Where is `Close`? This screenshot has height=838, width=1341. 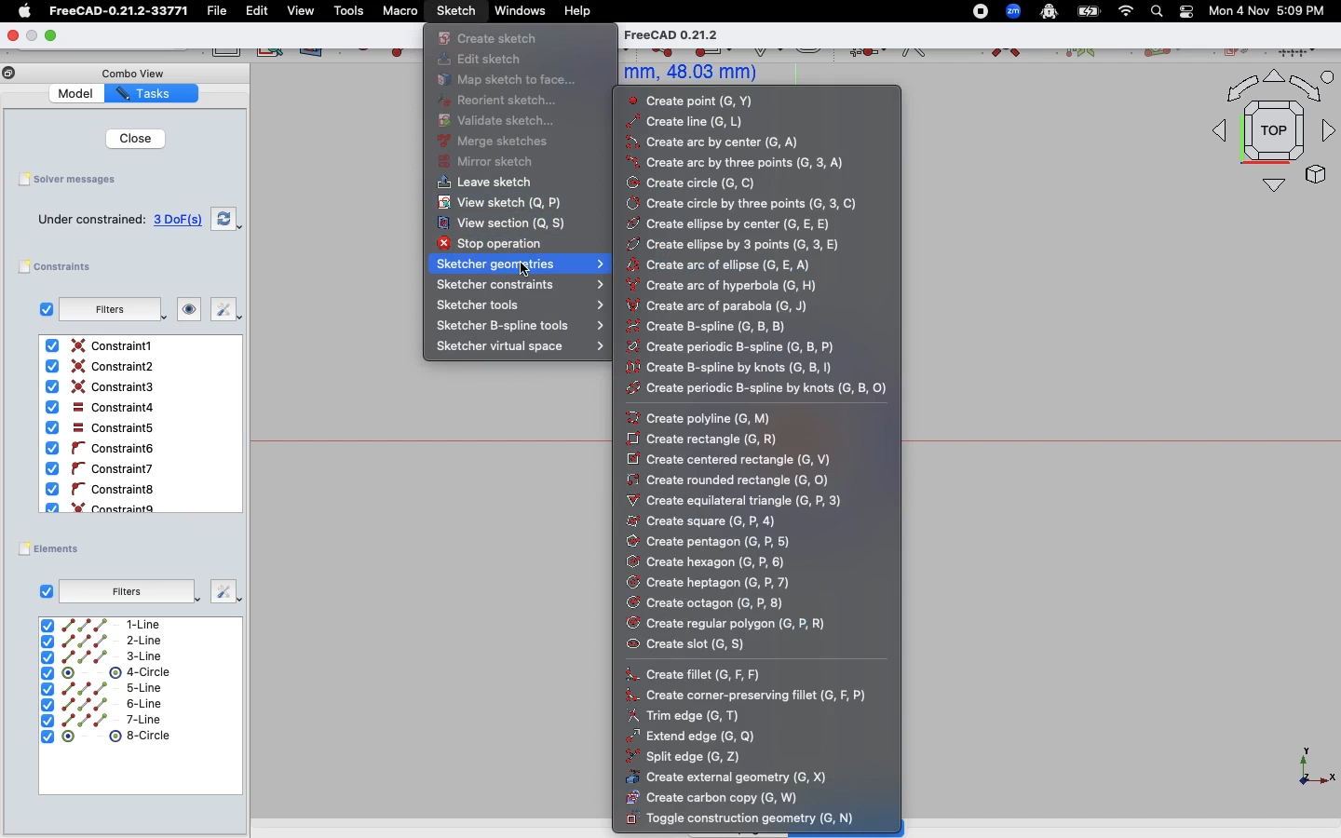 Close is located at coordinates (130, 138).